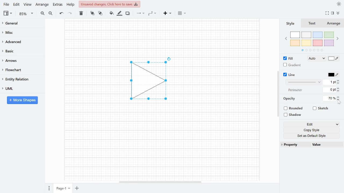 Image resolution: width=344 pixels, height=193 pixels. Describe the element at coordinates (318, 43) in the screenshot. I see `red` at that location.